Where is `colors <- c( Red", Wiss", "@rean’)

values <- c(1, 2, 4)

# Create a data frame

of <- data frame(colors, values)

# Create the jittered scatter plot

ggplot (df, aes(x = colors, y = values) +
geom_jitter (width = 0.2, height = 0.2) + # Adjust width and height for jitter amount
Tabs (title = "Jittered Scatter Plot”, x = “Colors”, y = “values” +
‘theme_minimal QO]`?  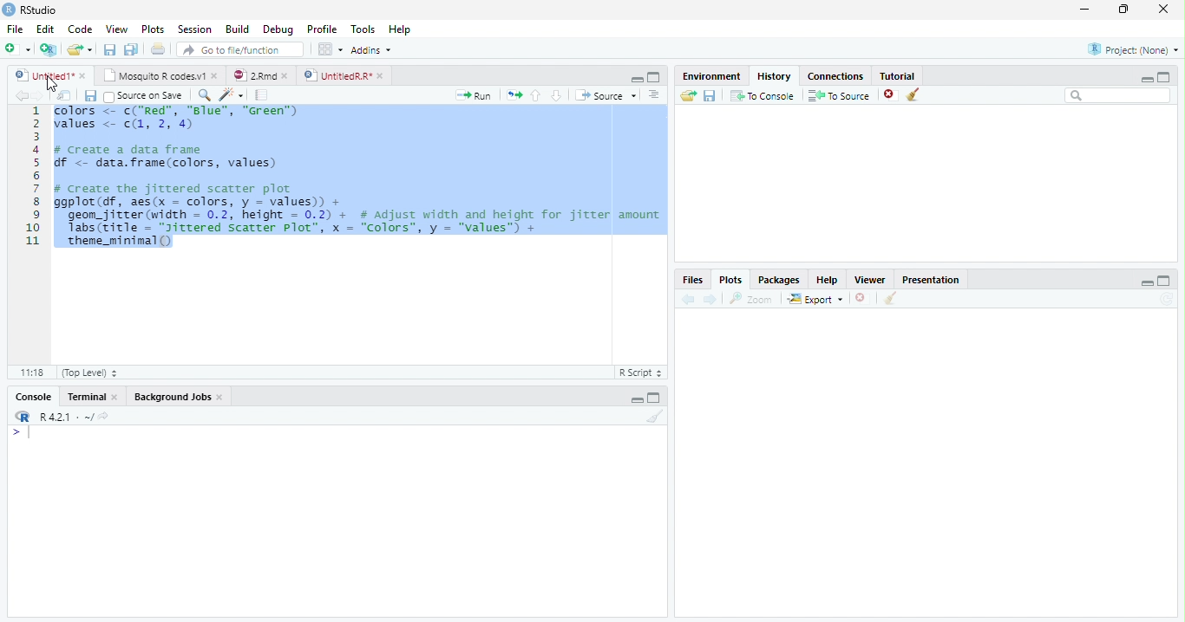
colors <- c( Red", Wiss", "@rean’)

values <- c(1, 2, 4)

# Create a data frame

of <- data frame(colors, values)

# Create the jittered scatter plot

ggplot (df, aes(x = colors, y = values) +
geom_jitter (width = 0.2, height = 0.2) + # Adjust width and height for jitter amount
Tabs (title = "Jittered Scatter Plot”, x = “Colors”, y = “values” +
‘theme_minimal QO] is located at coordinates (358, 178).